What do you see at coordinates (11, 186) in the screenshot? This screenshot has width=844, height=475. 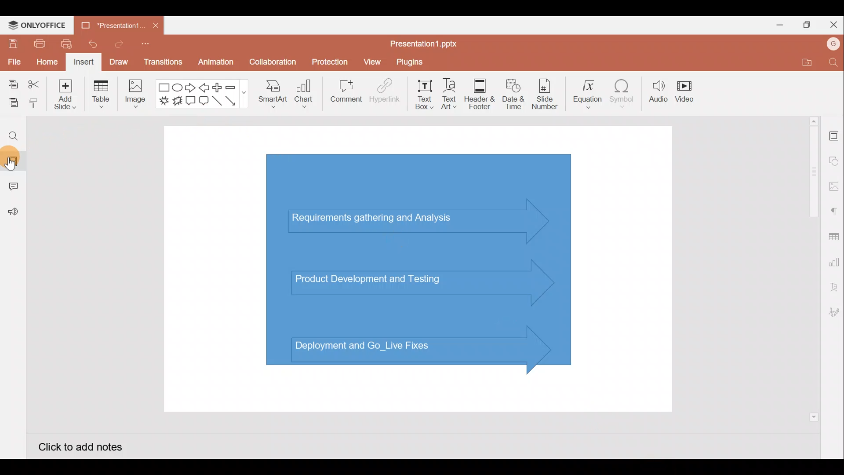 I see `Comment` at bounding box center [11, 186].